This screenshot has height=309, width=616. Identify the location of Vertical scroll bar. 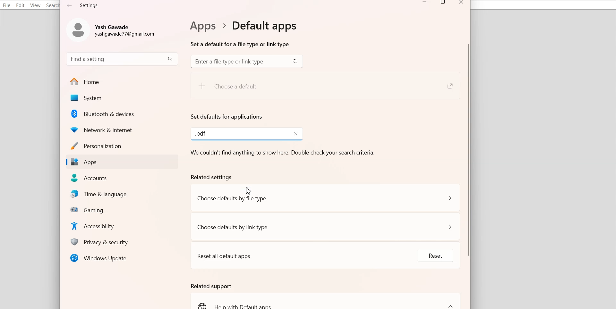
(468, 159).